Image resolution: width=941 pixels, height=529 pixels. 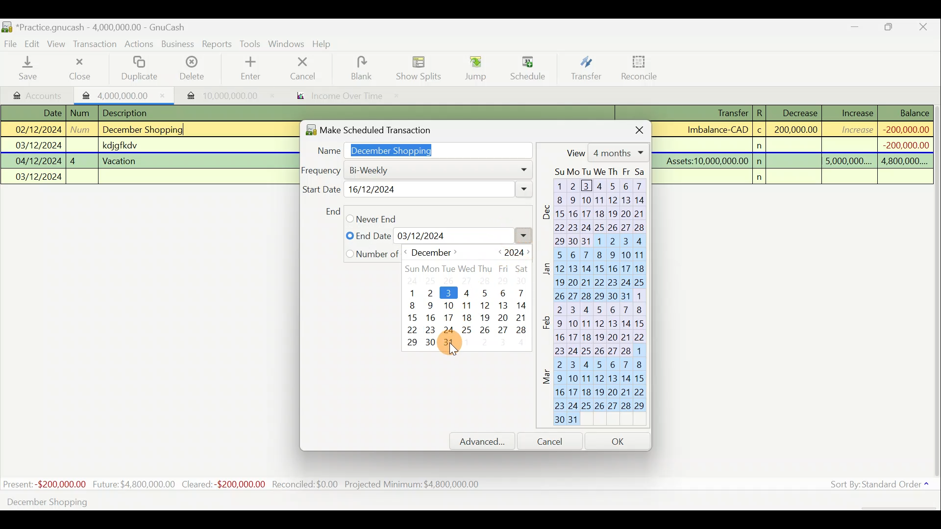 I want to click on Imported transaction 1, so click(x=124, y=95).